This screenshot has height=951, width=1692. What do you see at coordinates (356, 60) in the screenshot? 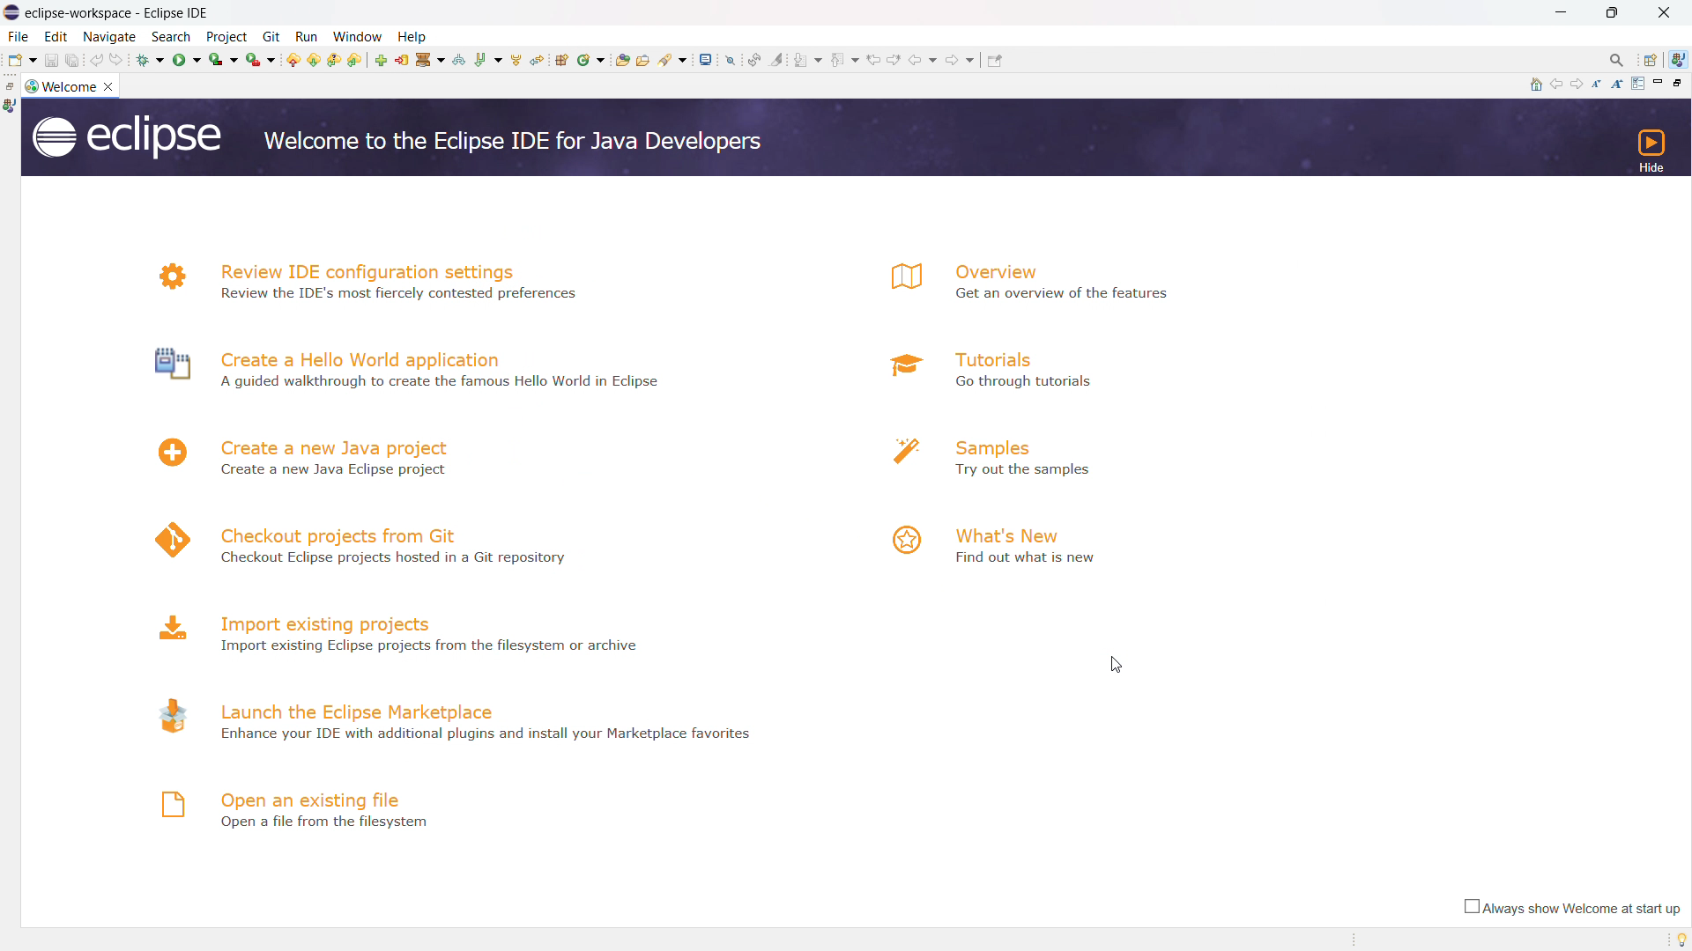
I see `pull changes from upstream into the current branch` at bounding box center [356, 60].